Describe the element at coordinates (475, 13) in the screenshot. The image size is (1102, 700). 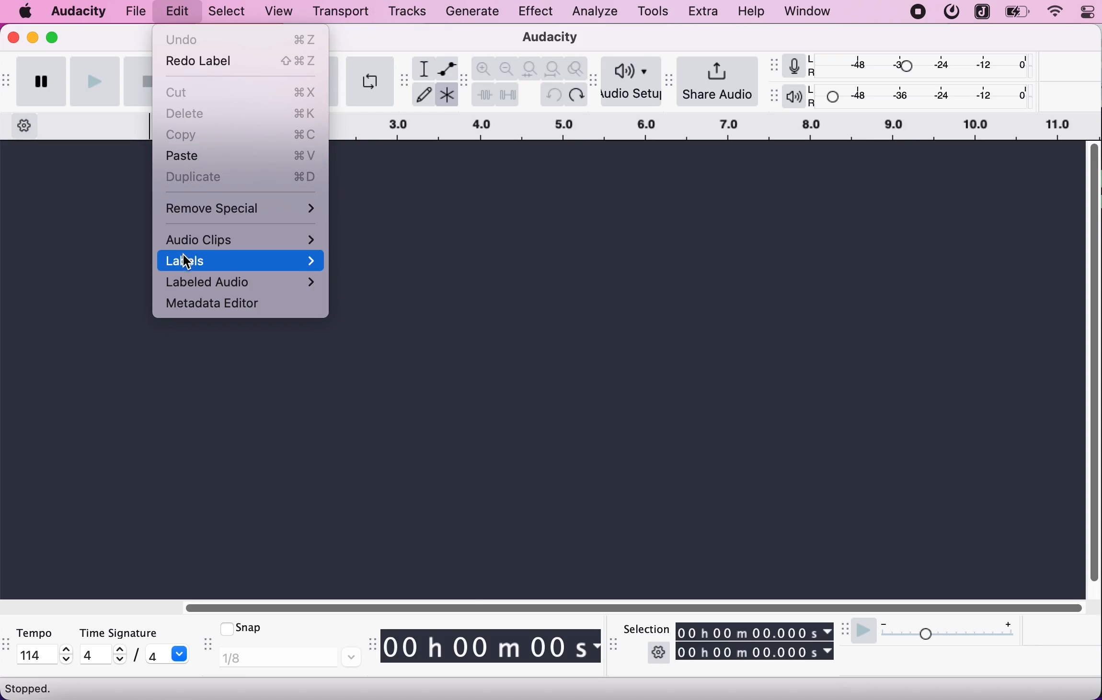
I see `generate` at that location.